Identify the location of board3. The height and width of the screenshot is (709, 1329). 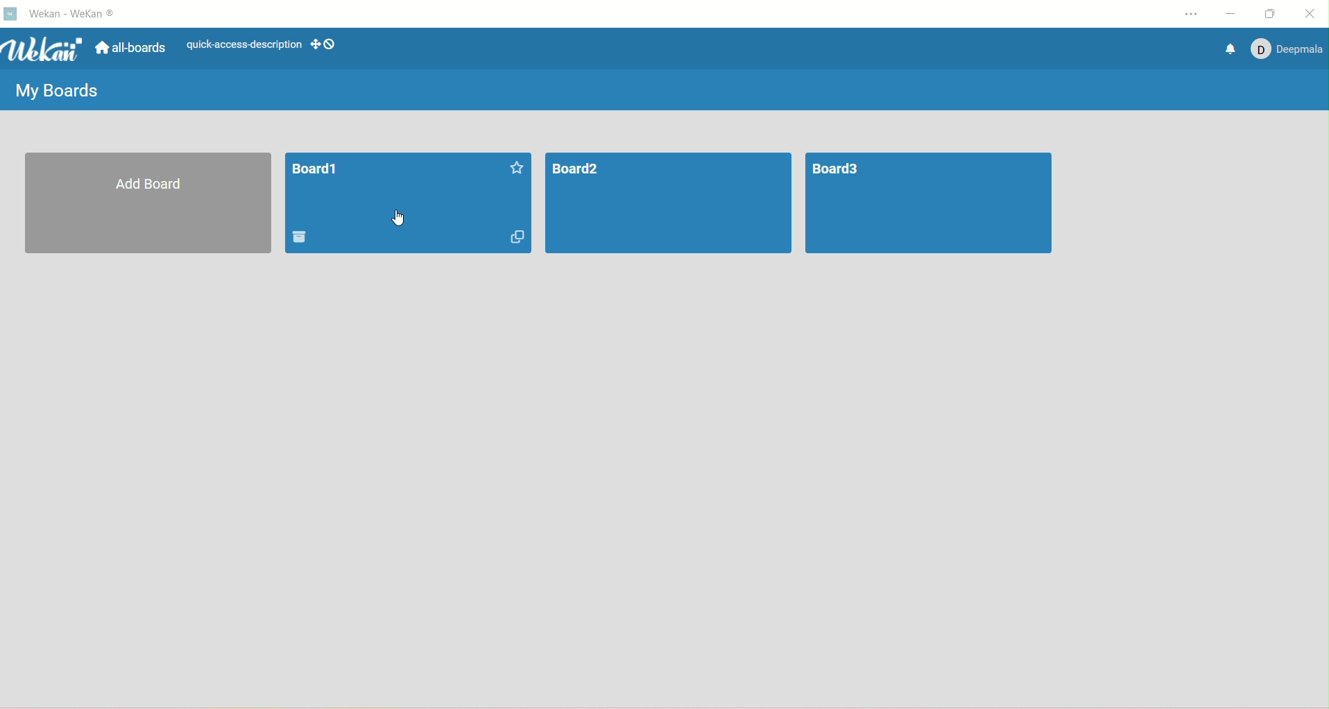
(931, 204).